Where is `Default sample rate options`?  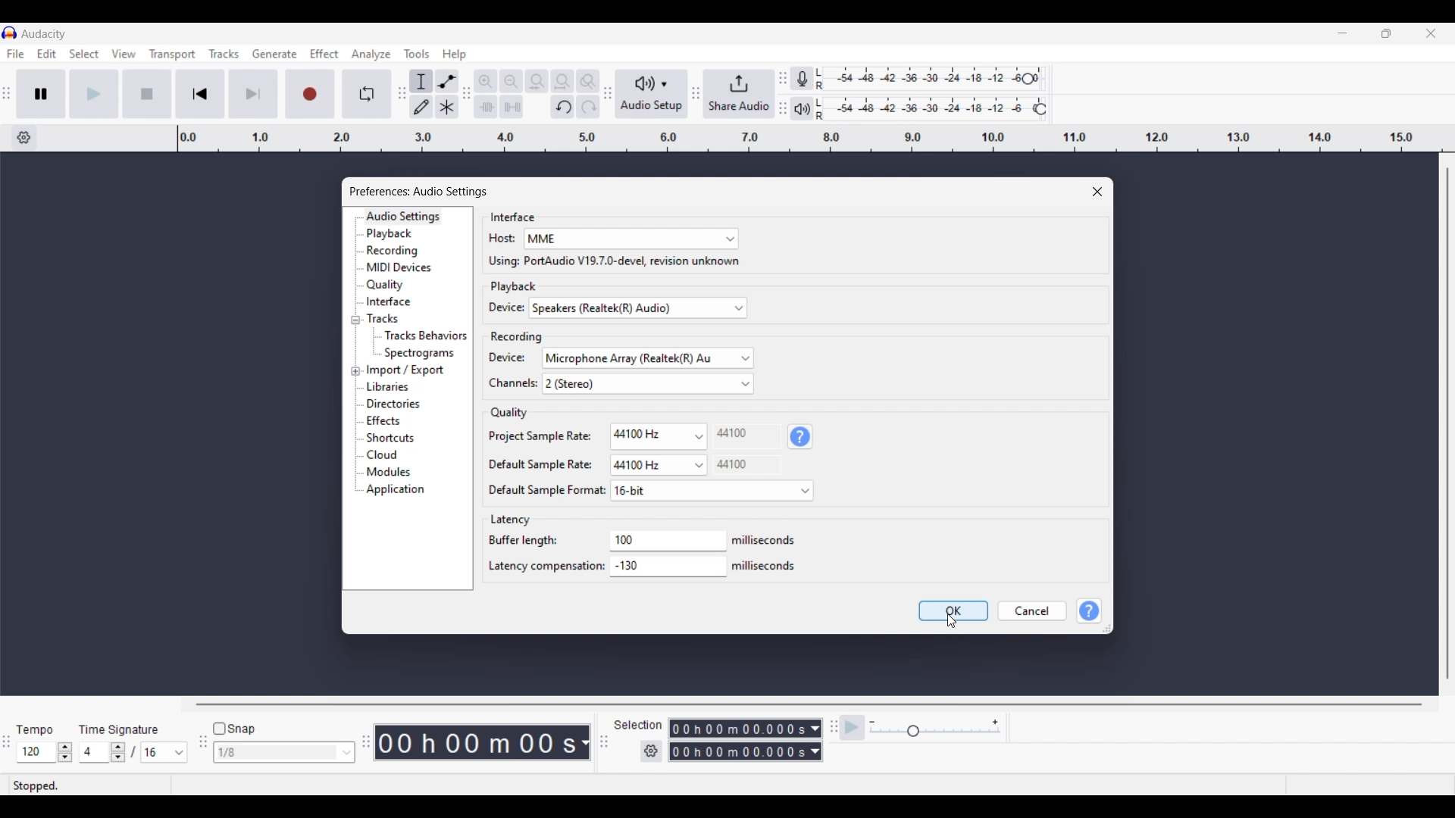
Default sample rate options is located at coordinates (658, 465).